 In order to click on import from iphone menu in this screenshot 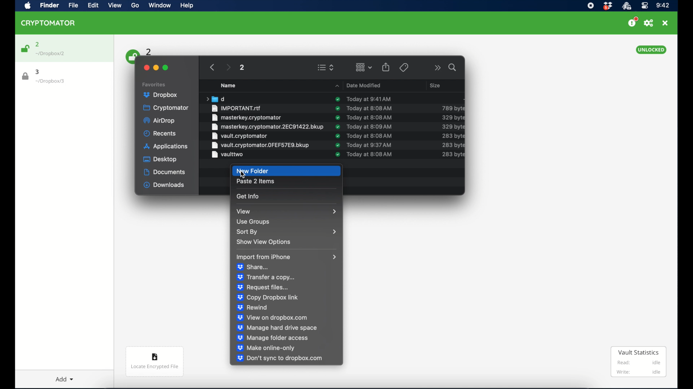, I will do `click(287, 257)`.